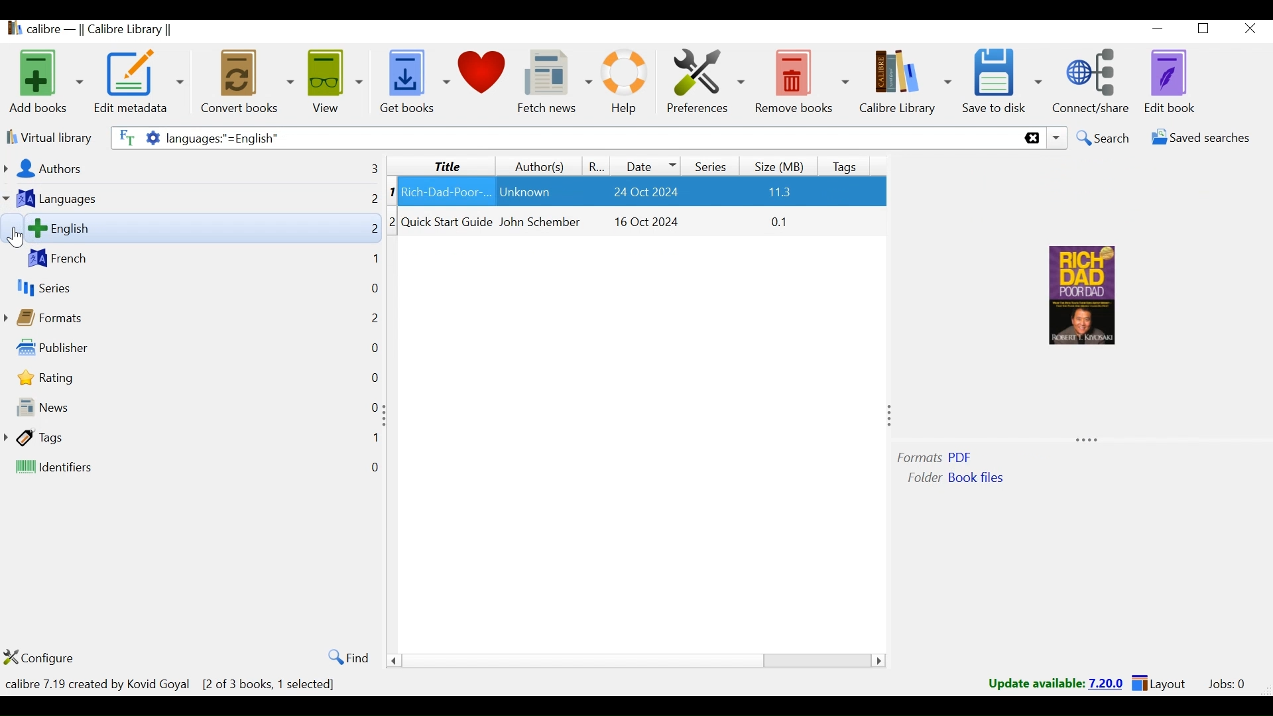  I want to click on Edit book, so click(1172, 82).